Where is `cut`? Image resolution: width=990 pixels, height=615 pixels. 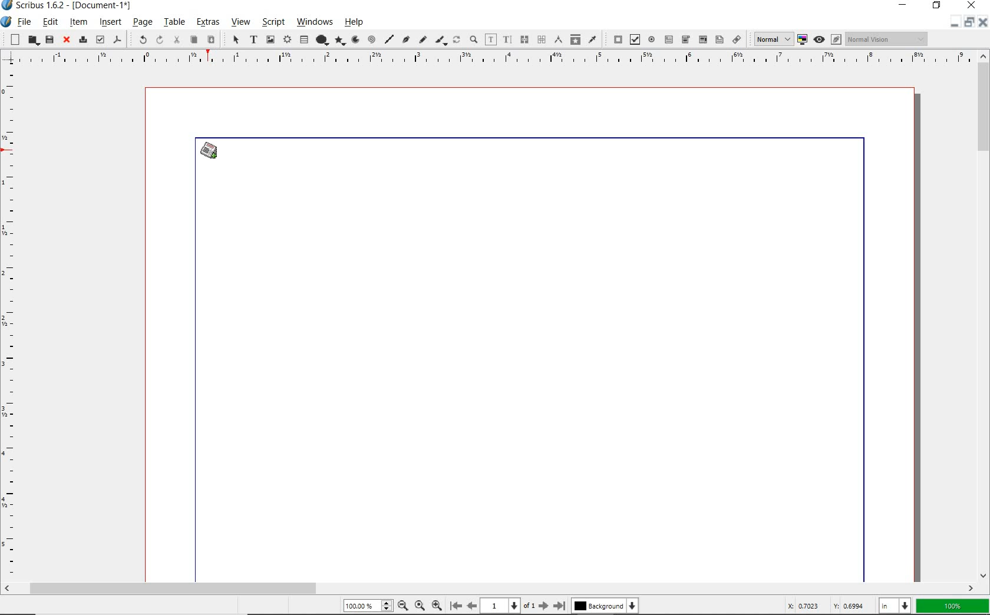 cut is located at coordinates (178, 40).